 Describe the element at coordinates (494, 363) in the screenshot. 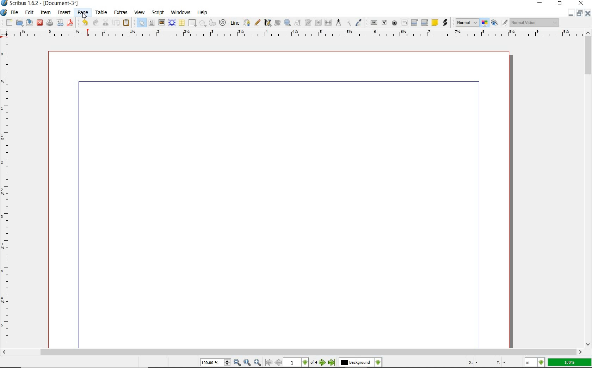

I see `Cursor Coordinates` at that location.